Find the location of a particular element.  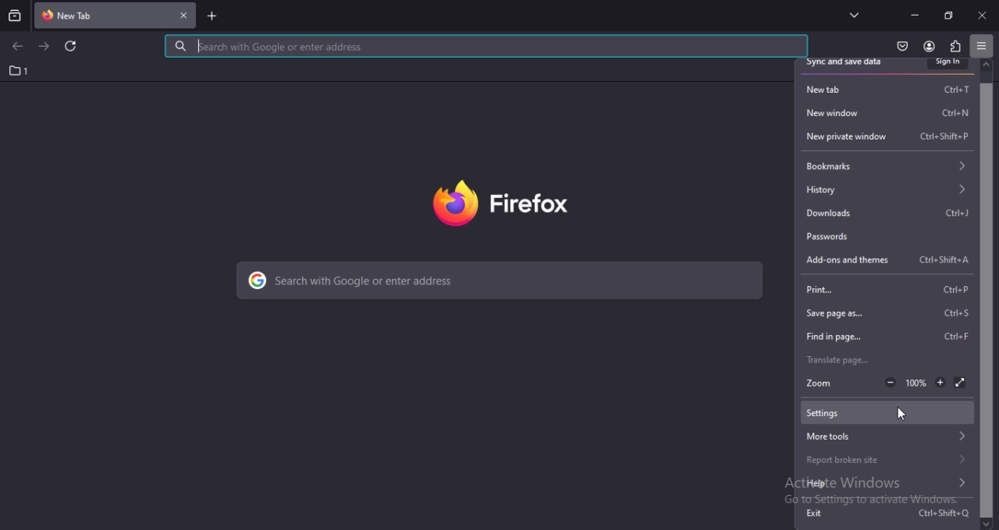

open application menu is located at coordinates (979, 46).